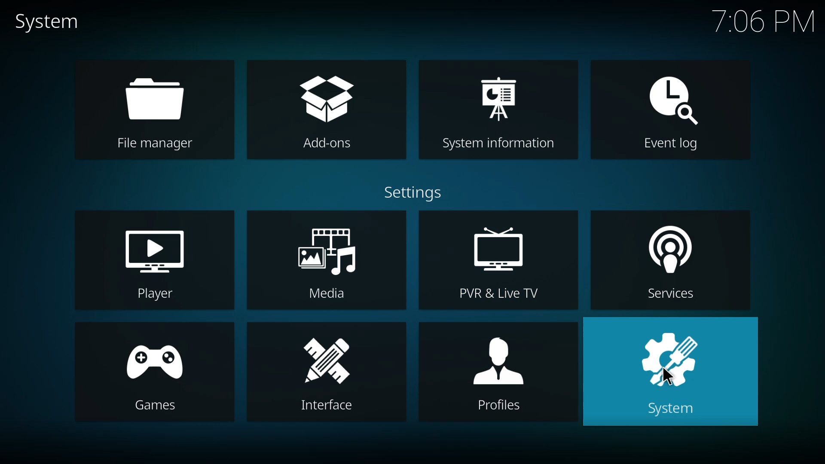  Describe the element at coordinates (667, 106) in the screenshot. I see `event log` at that location.